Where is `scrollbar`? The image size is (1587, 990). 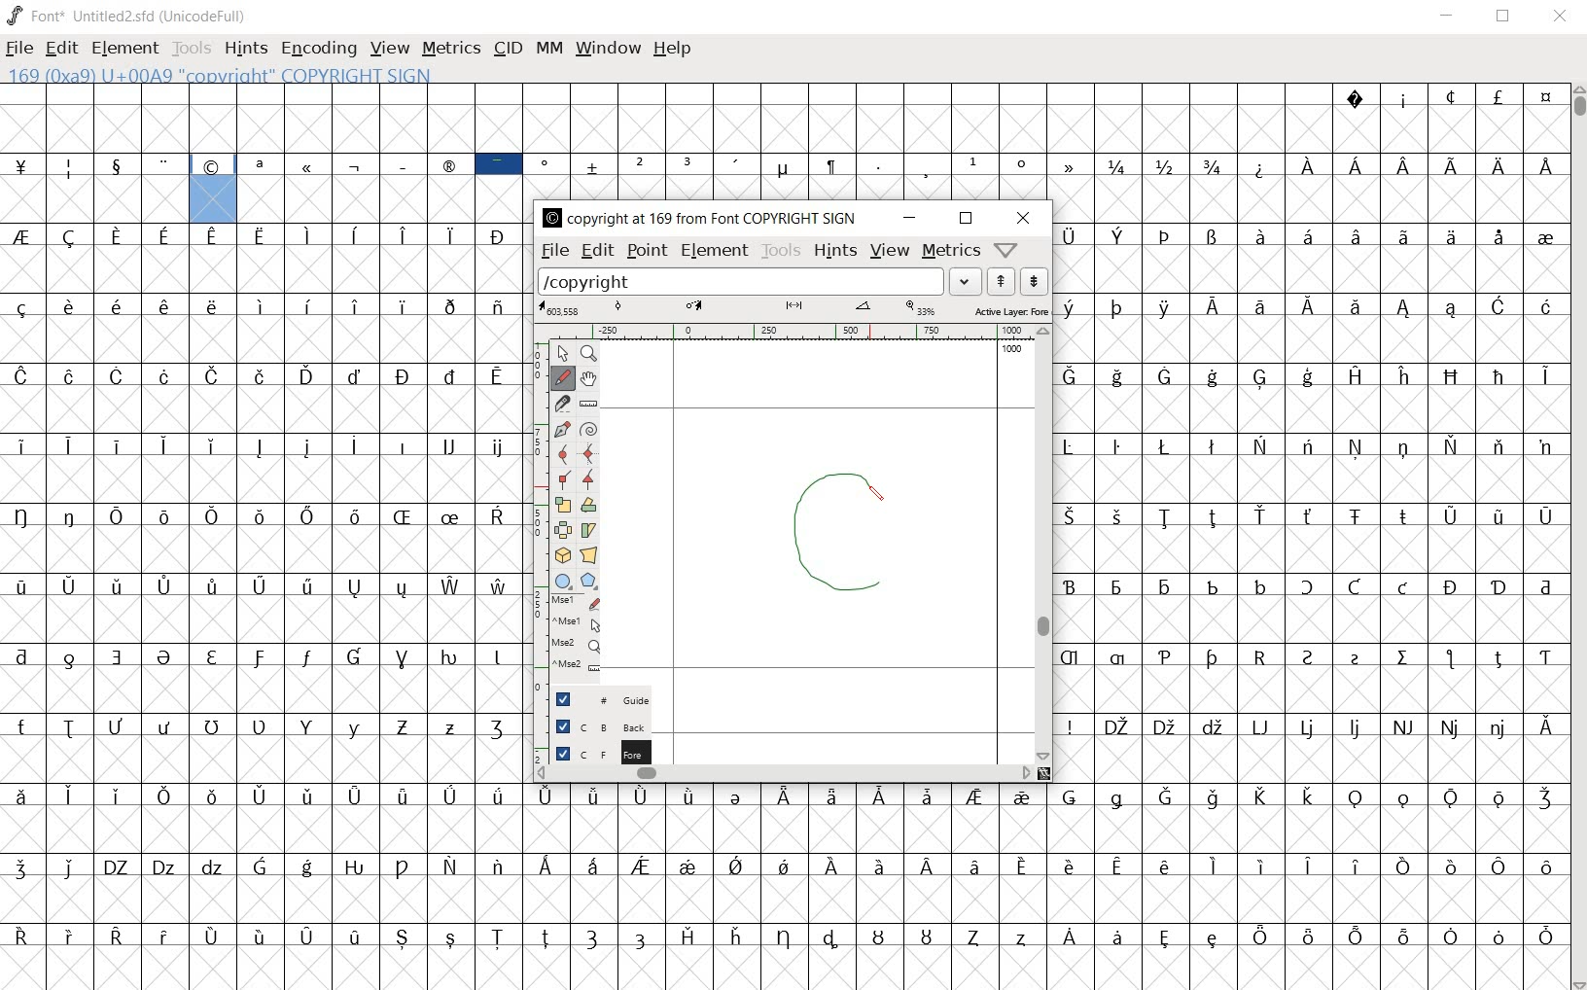 scrollbar is located at coordinates (783, 772).